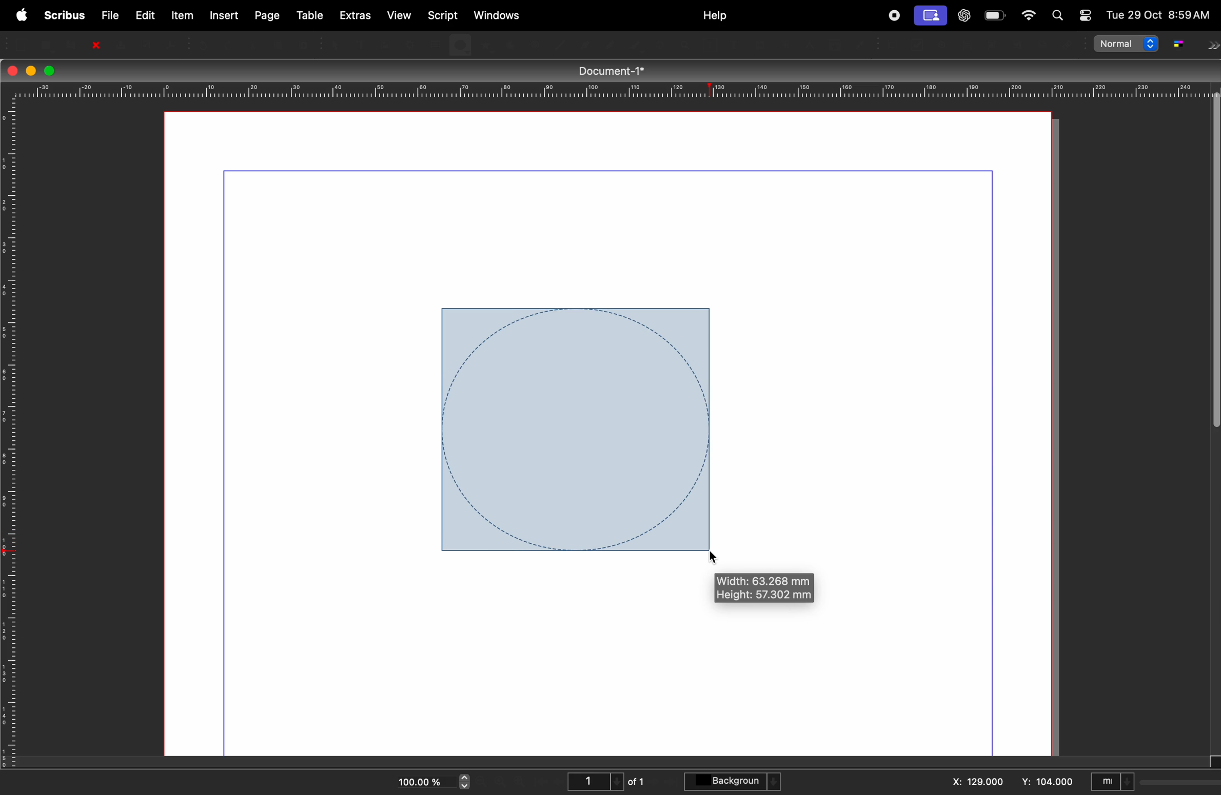 The image size is (1221, 795). Describe the element at coordinates (618, 70) in the screenshot. I see `Document-1*` at that location.